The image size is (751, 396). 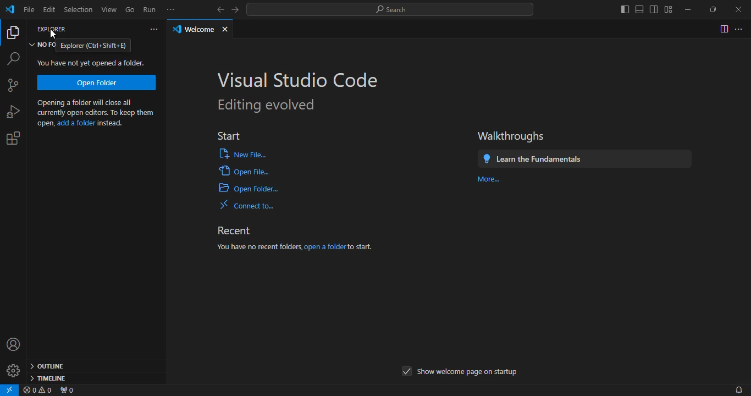 What do you see at coordinates (49, 365) in the screenshot?
I see `outline` at bounding box center [49, 365].